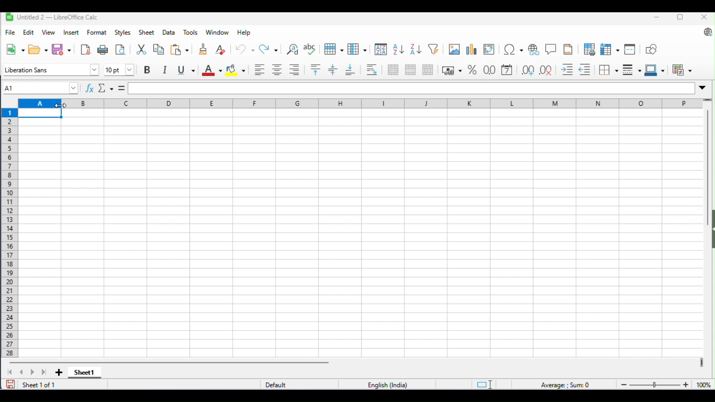 This screenshot has height=402, width=715. What do you see at coordinates (147, 32) in the screenshot?
I see `sheet` at bounding box center [147, 32].